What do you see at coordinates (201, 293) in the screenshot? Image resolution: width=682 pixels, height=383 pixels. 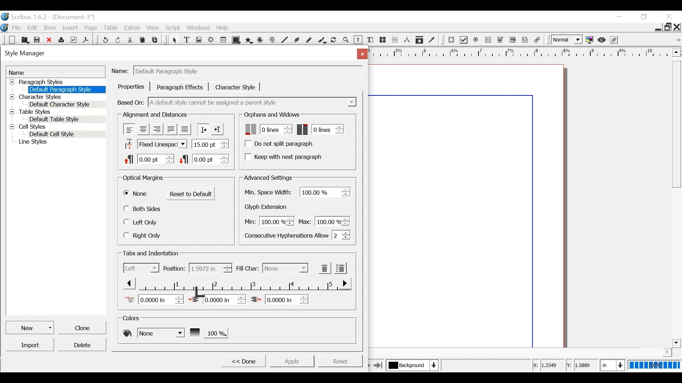 I see `Cursor` at bounding box center [201, 293].